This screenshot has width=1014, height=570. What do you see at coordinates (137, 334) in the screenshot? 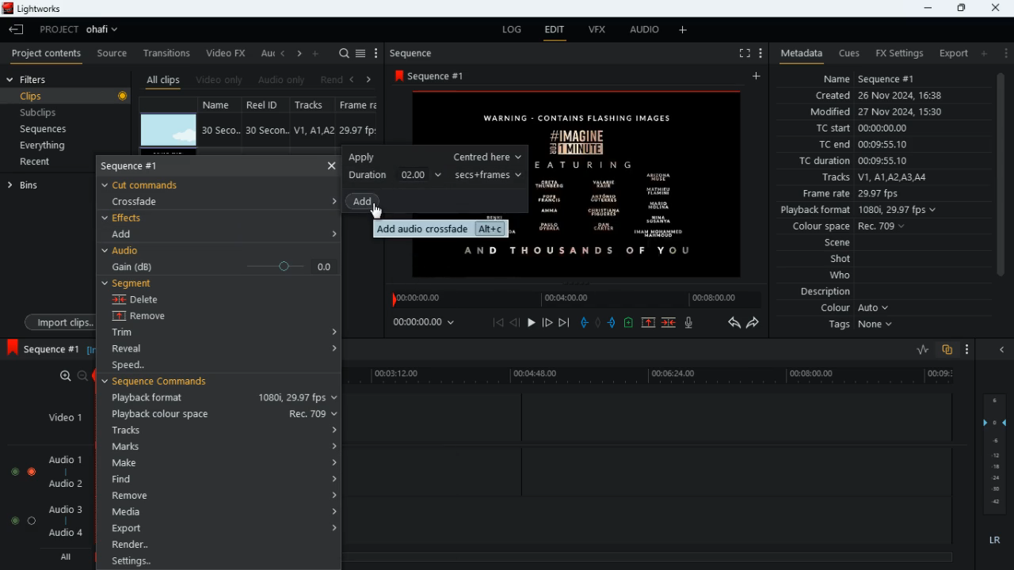
I see `trim` at bounding box center [137, 334].